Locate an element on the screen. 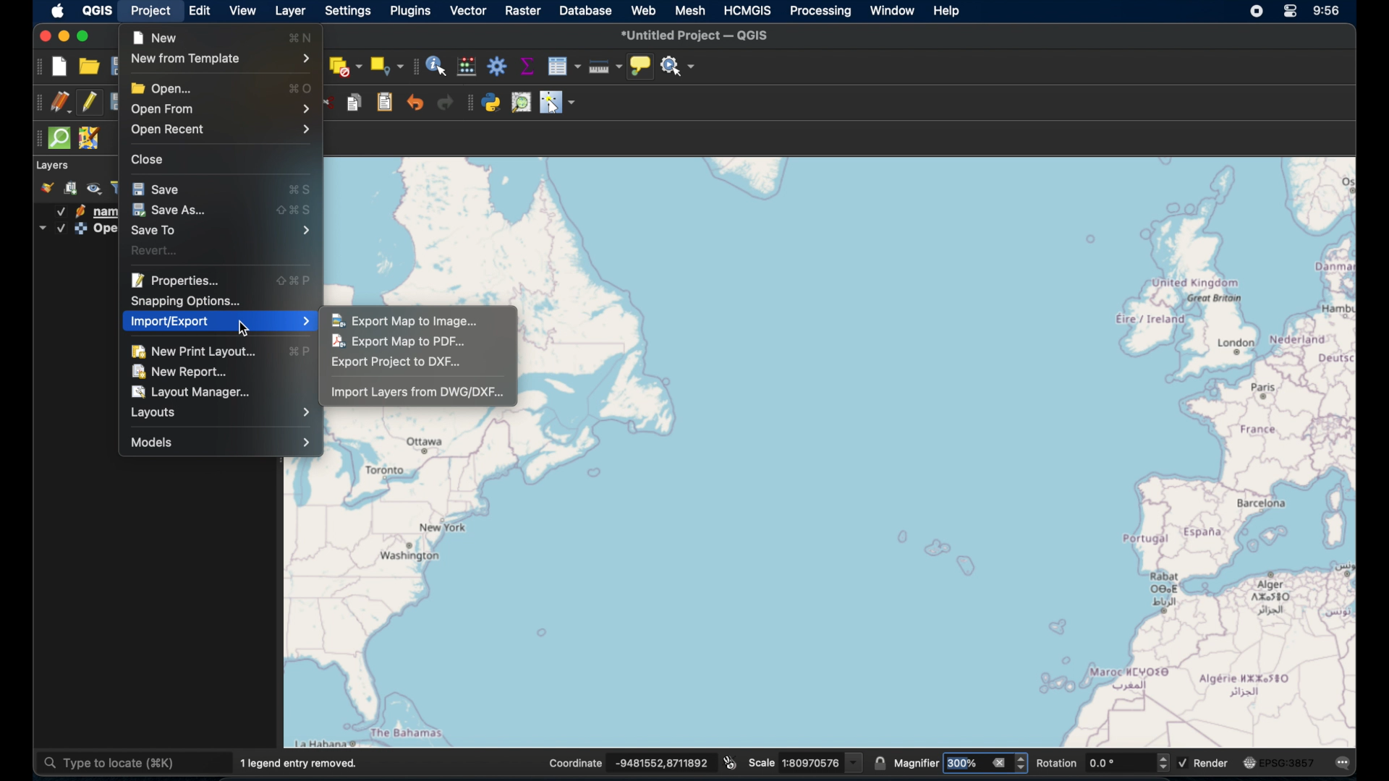 Image resolution: width=1389 pixels, height=781 pixels. undo is located at coordinates (415, 102).